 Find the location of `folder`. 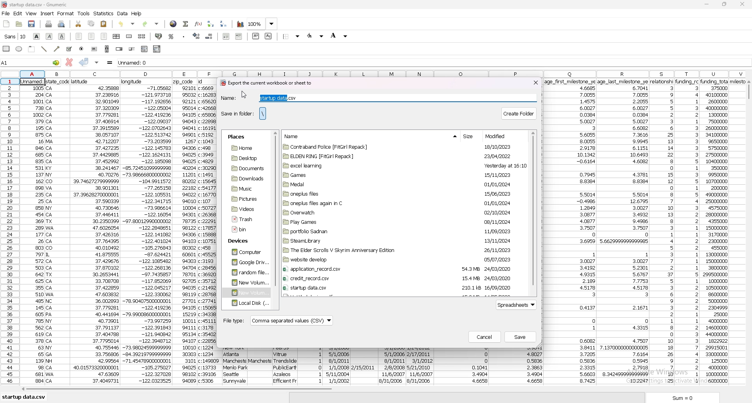

folder is located at coordinates (244, 199).